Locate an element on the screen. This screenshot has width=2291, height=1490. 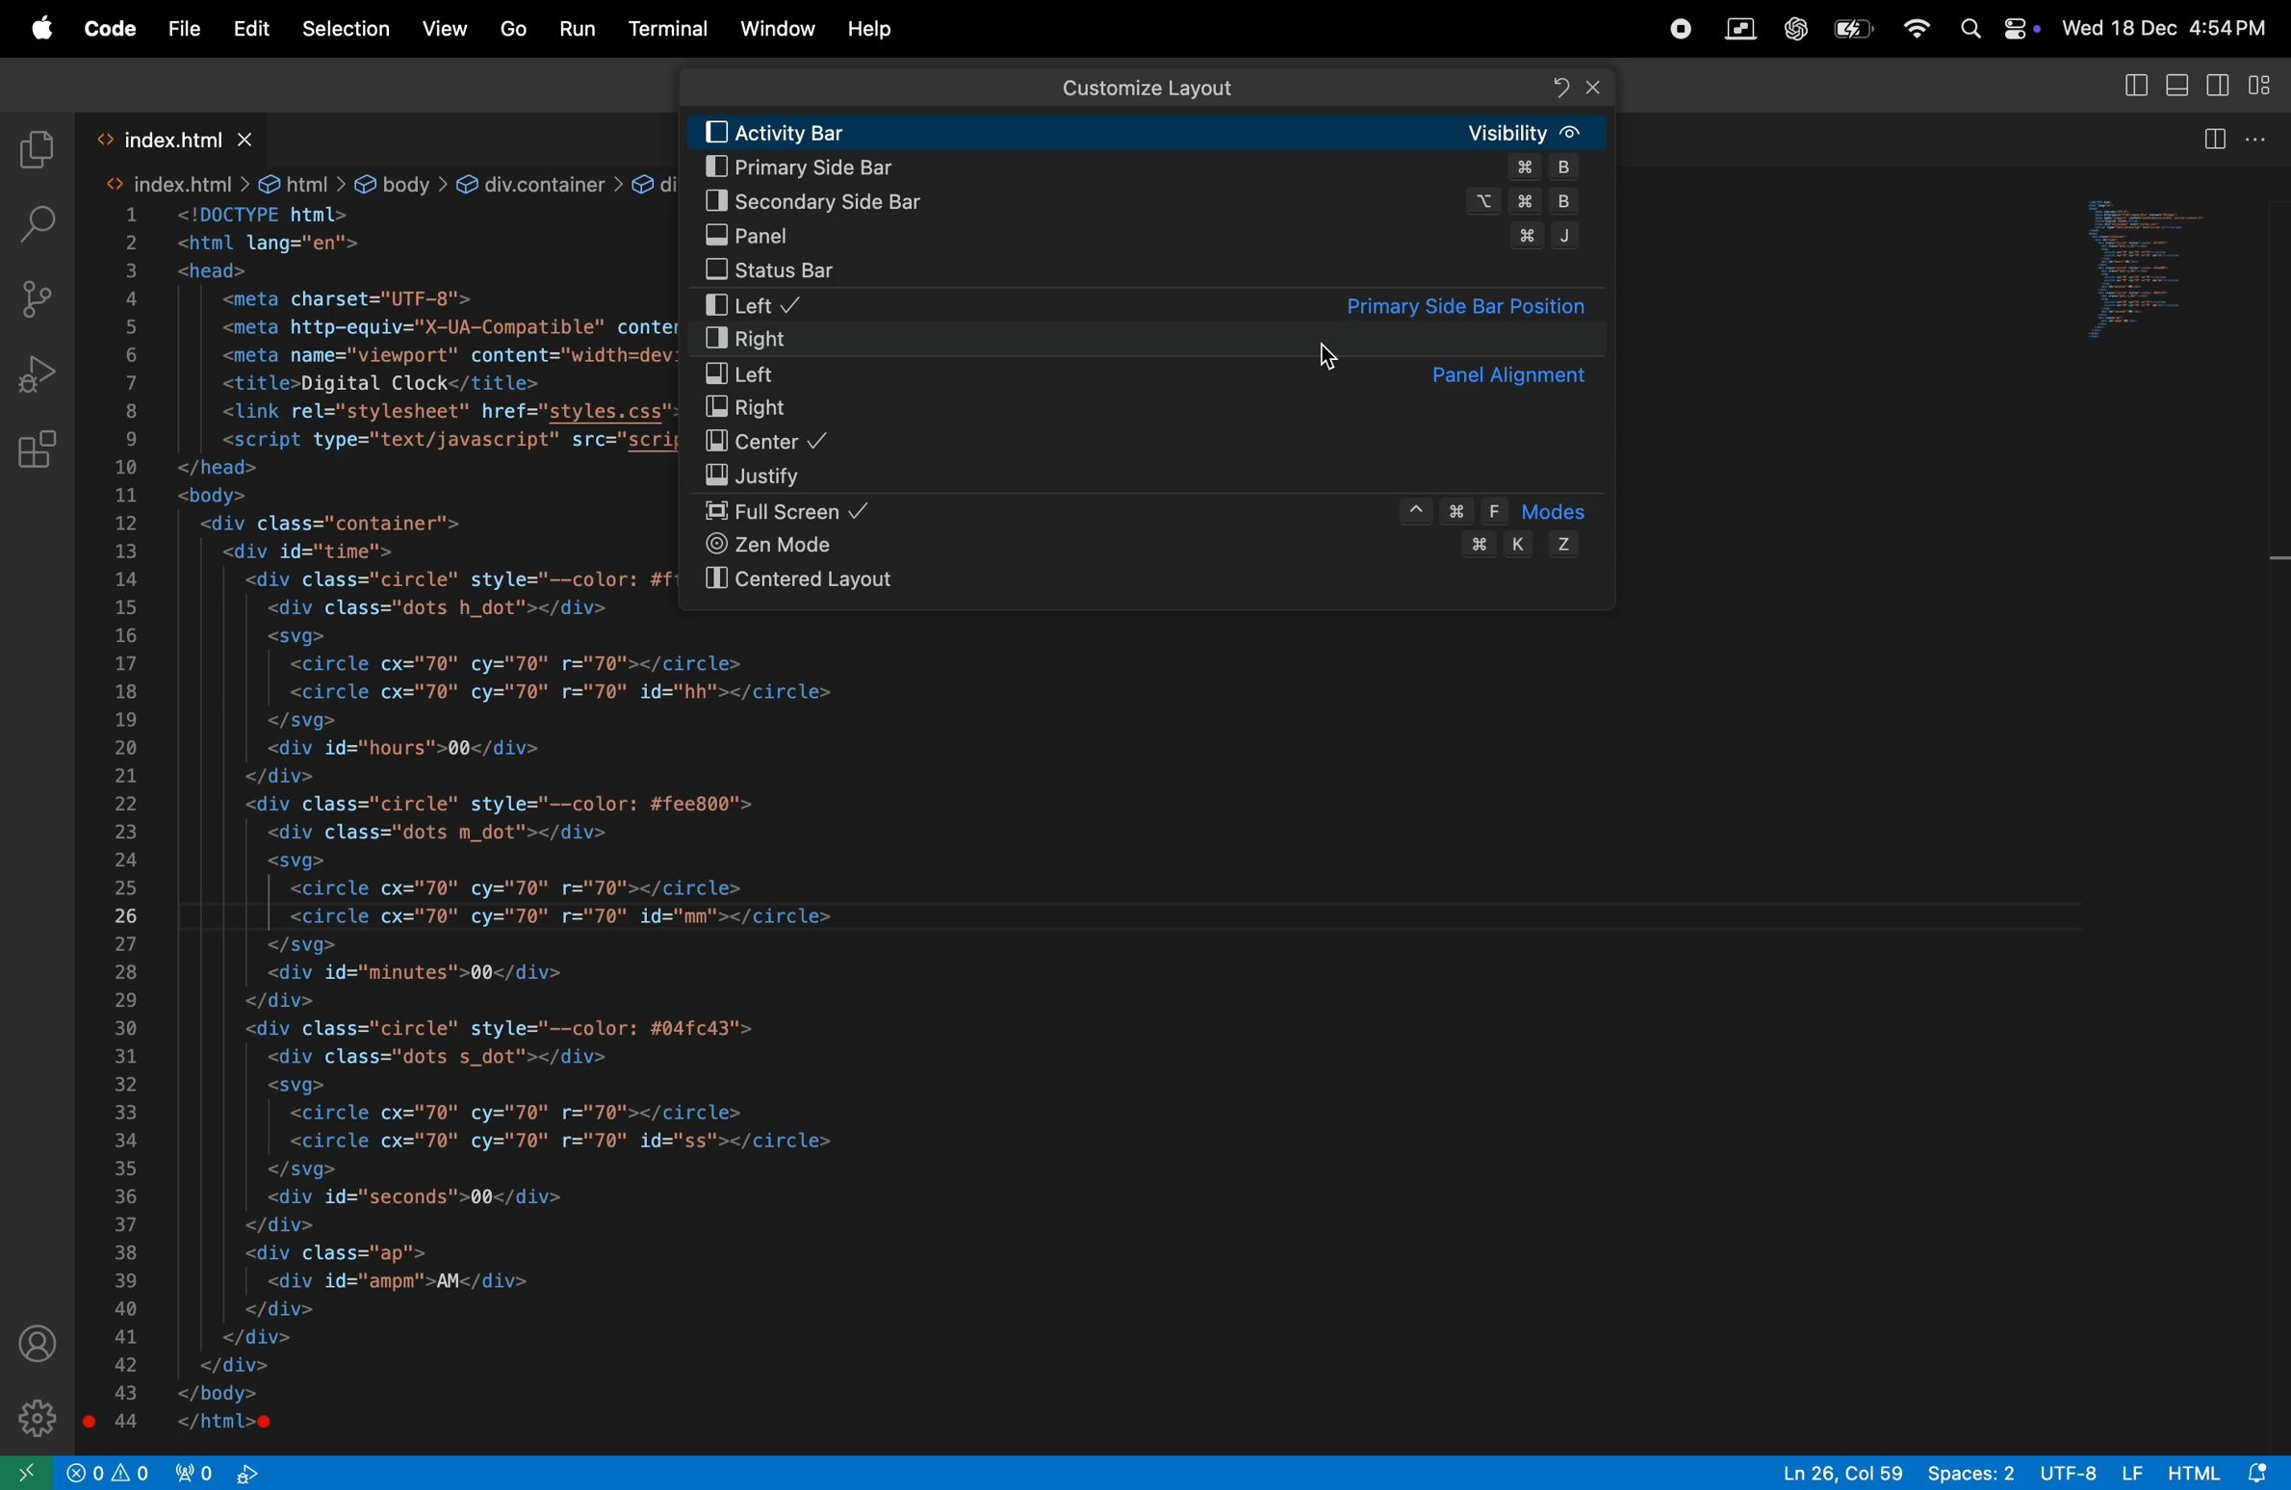
status bar is located at coordinates (1142, 273).